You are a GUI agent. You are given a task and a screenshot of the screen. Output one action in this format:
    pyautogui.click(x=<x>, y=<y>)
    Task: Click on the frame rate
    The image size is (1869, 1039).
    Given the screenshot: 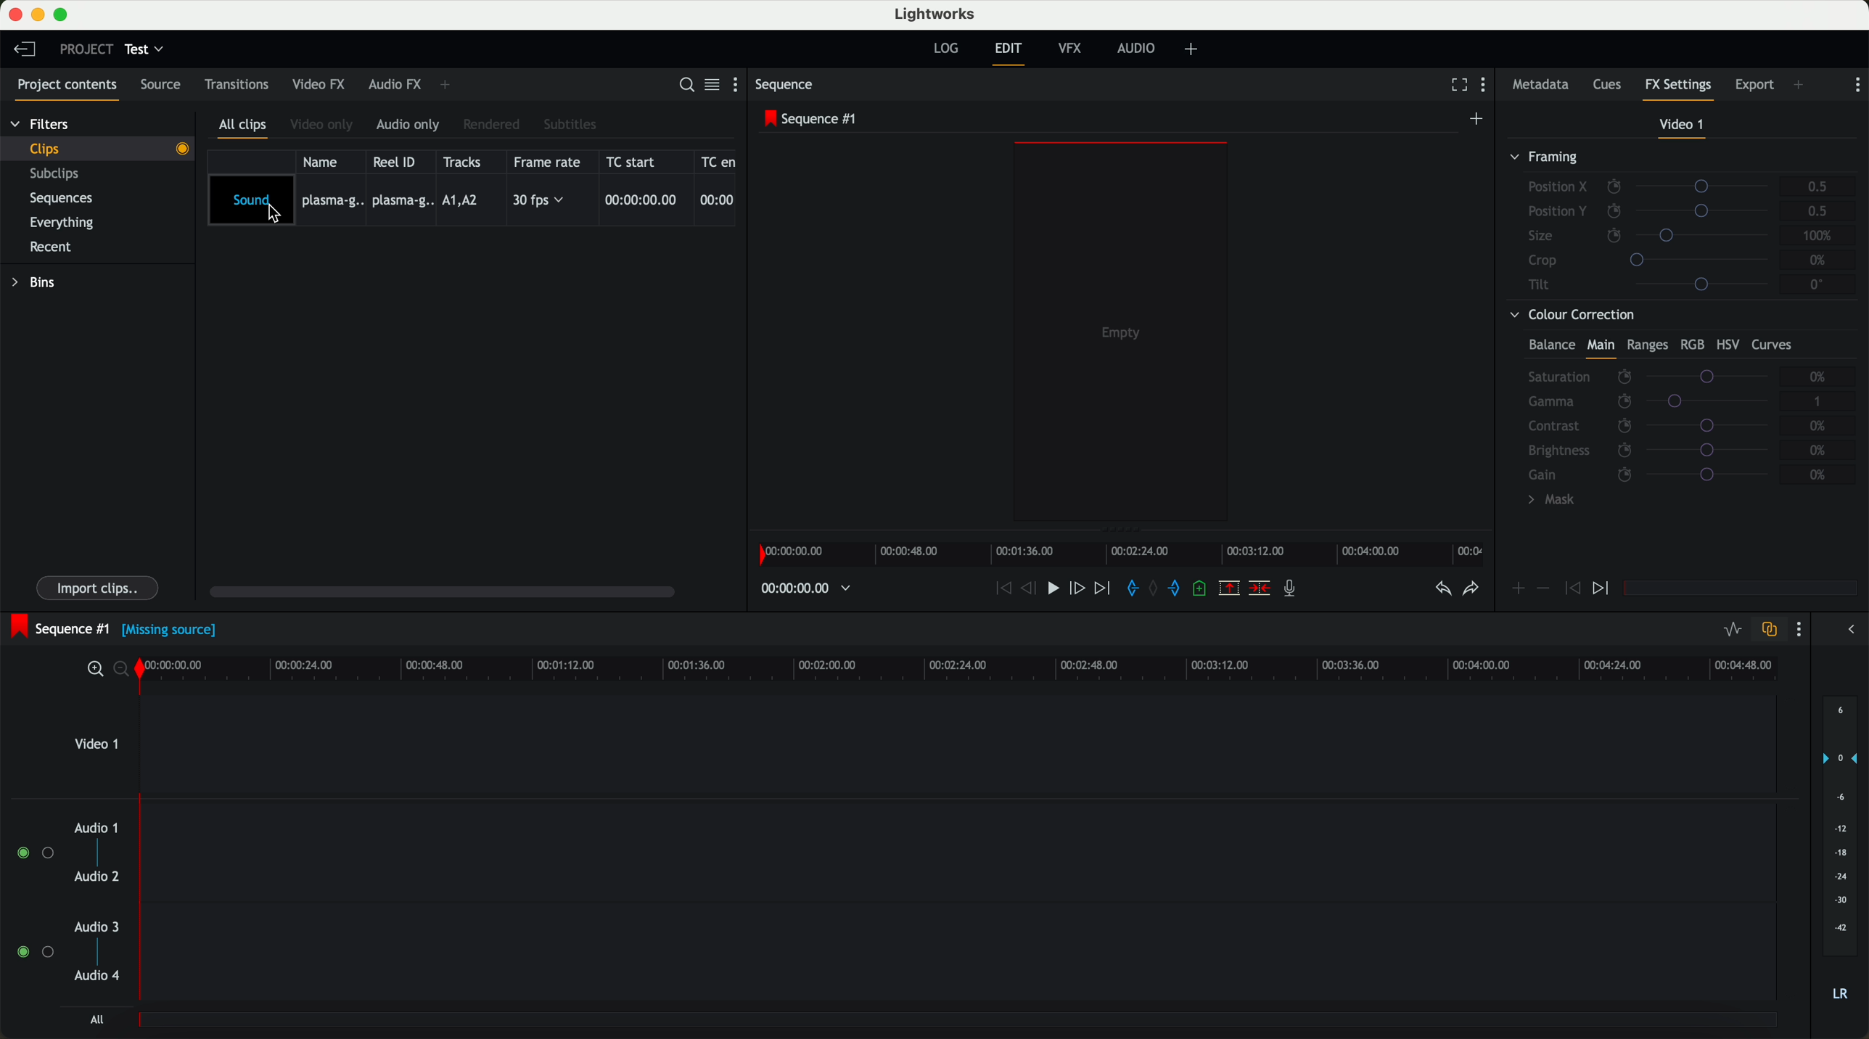 What is the action you would take?
    pyautogui.click(x=550, y=162)
    